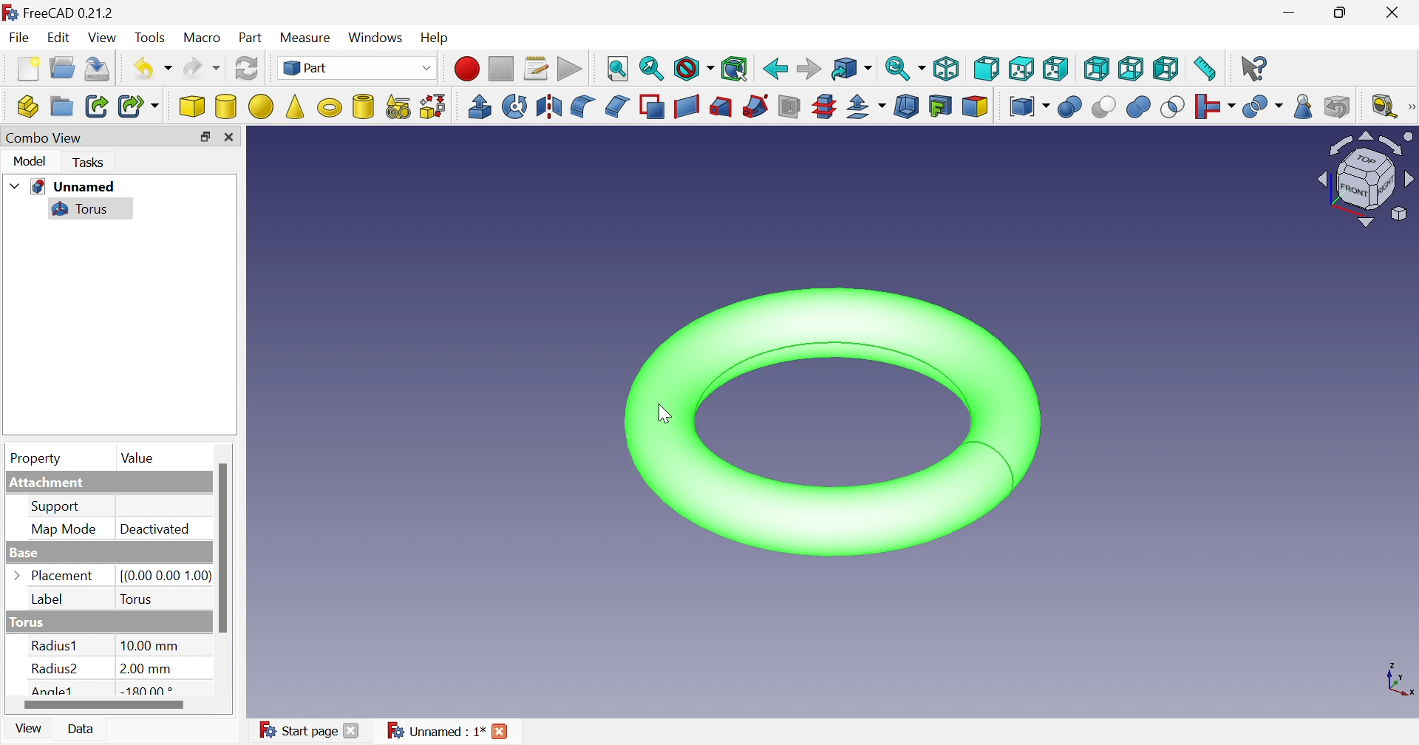  What do you see at coordinates (1055, 68) in the screenshot?
I see `Right` at bounding box center [1055, 68].